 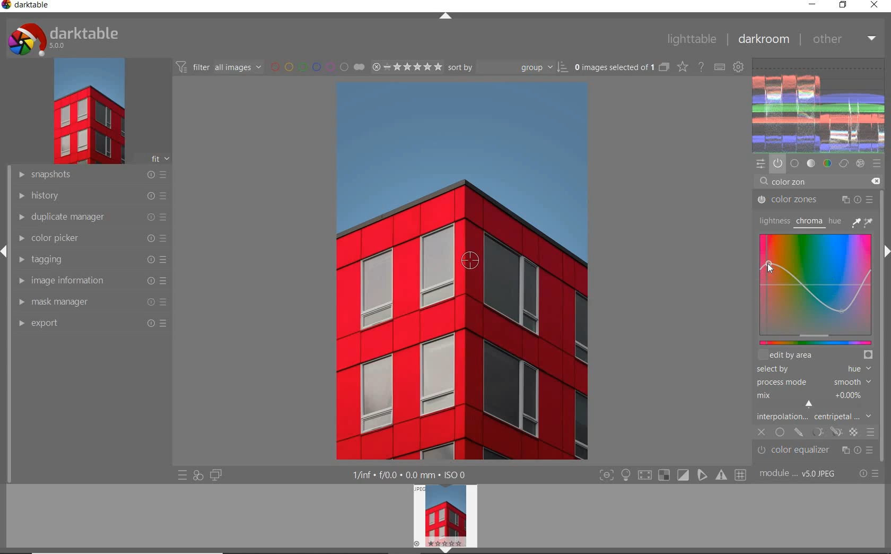 What do you see at coordinates (800, 474) in the screenshot?
I see `module order` at bounding box center [800, 474].